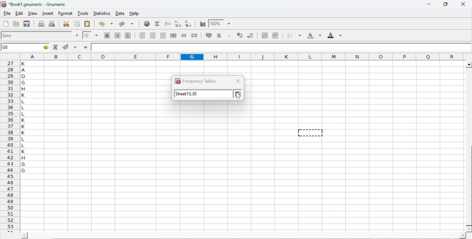 Image resolution: width=472 pixels, height=239 pixels. Describe the element at coordinates (462, 4) in the screenshot. I see `close` at that location.